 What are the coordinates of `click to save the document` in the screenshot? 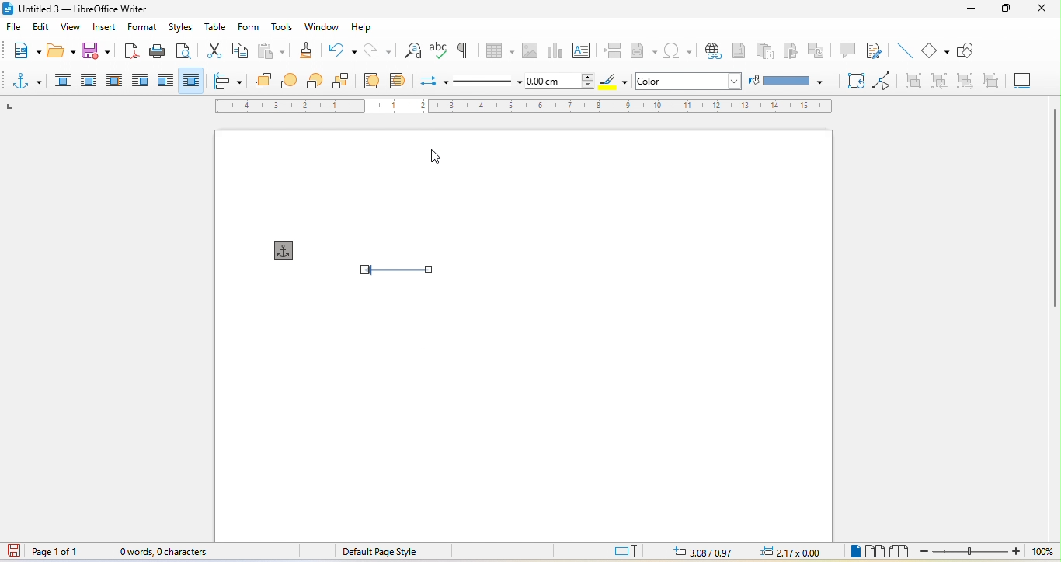 It's located at (15, 553).